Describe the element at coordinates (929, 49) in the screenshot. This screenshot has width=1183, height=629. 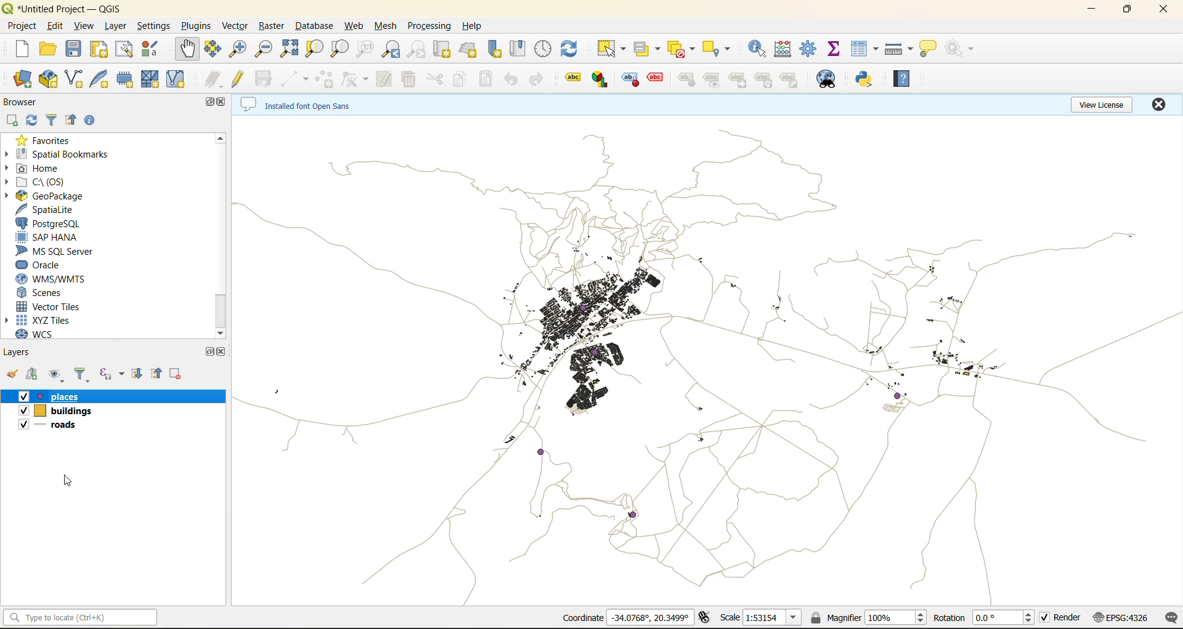
I see `show tips` at that location.